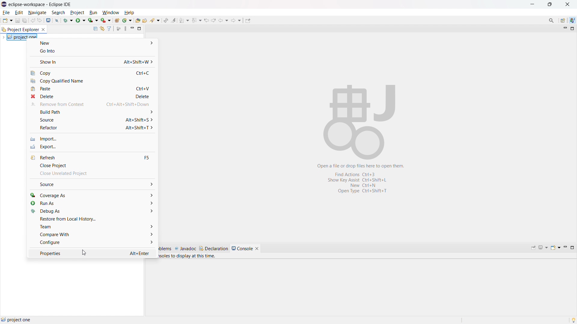  What do you see at coordinates (532, 4) in the screenshot?
I see `maximize` at bounding box center [532, 4].